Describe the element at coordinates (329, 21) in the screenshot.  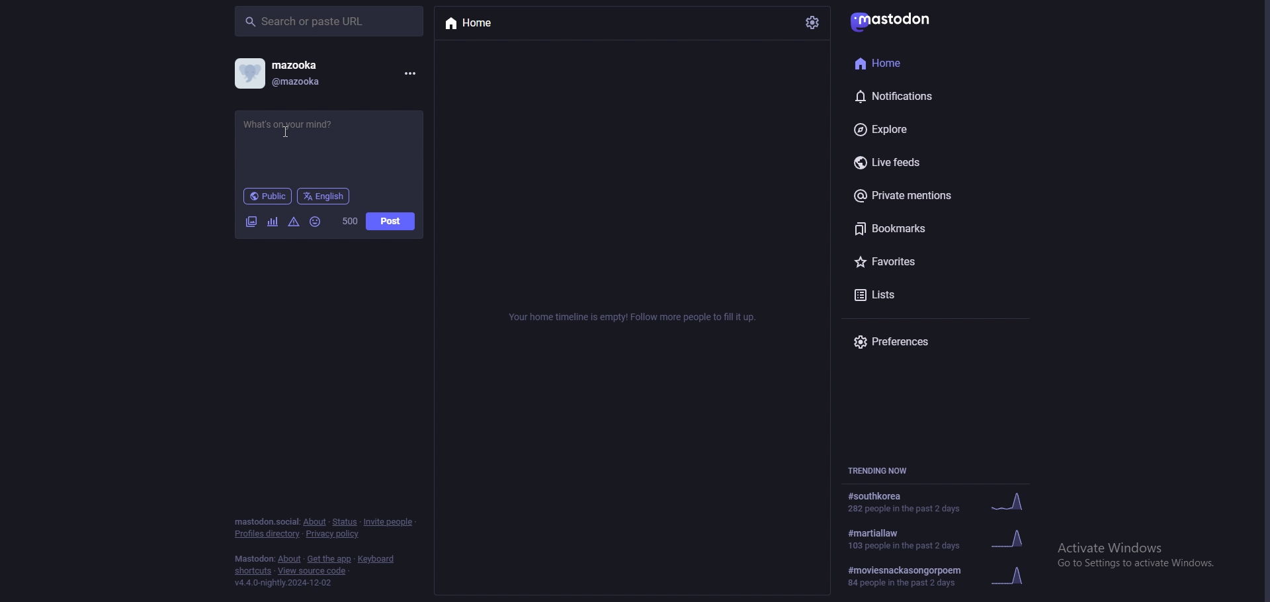
I see `search` at that location.